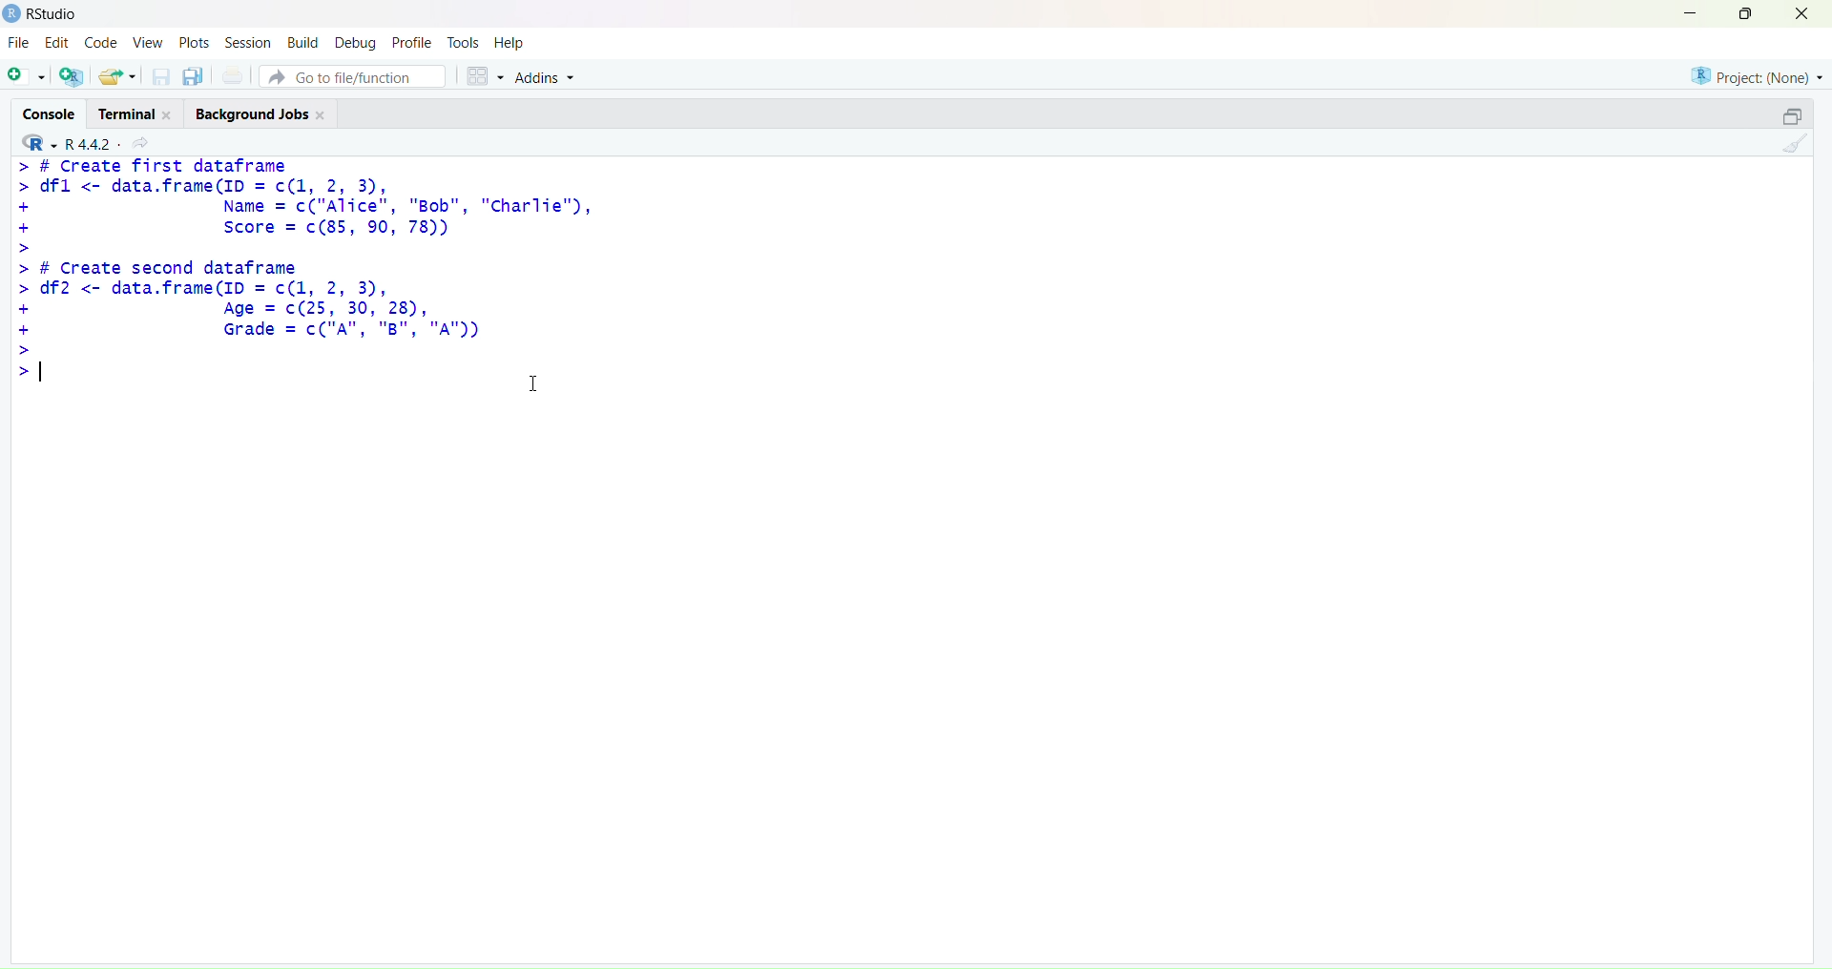 This screenshot has width=1832, height=969. Describe the element at coordinates (304, 258) in the screenshot. I see `# Create Tirst dataframe
dfl <- data.frame(ID = c(1, 2, 3),
Name = c("Alice", "Bob", "Char
Score = c(85, 90, 78))
# Create second dataframe
df2 <- data.frame(ID = c(1, 2, 3),
Age = c(25, 30, 28),
Grade = c("A", "B", "A"))` at that location.